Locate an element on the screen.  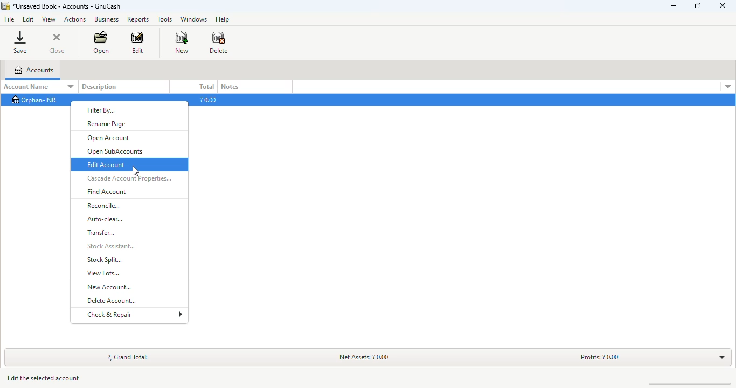
new is located at coordinates (181, 42).